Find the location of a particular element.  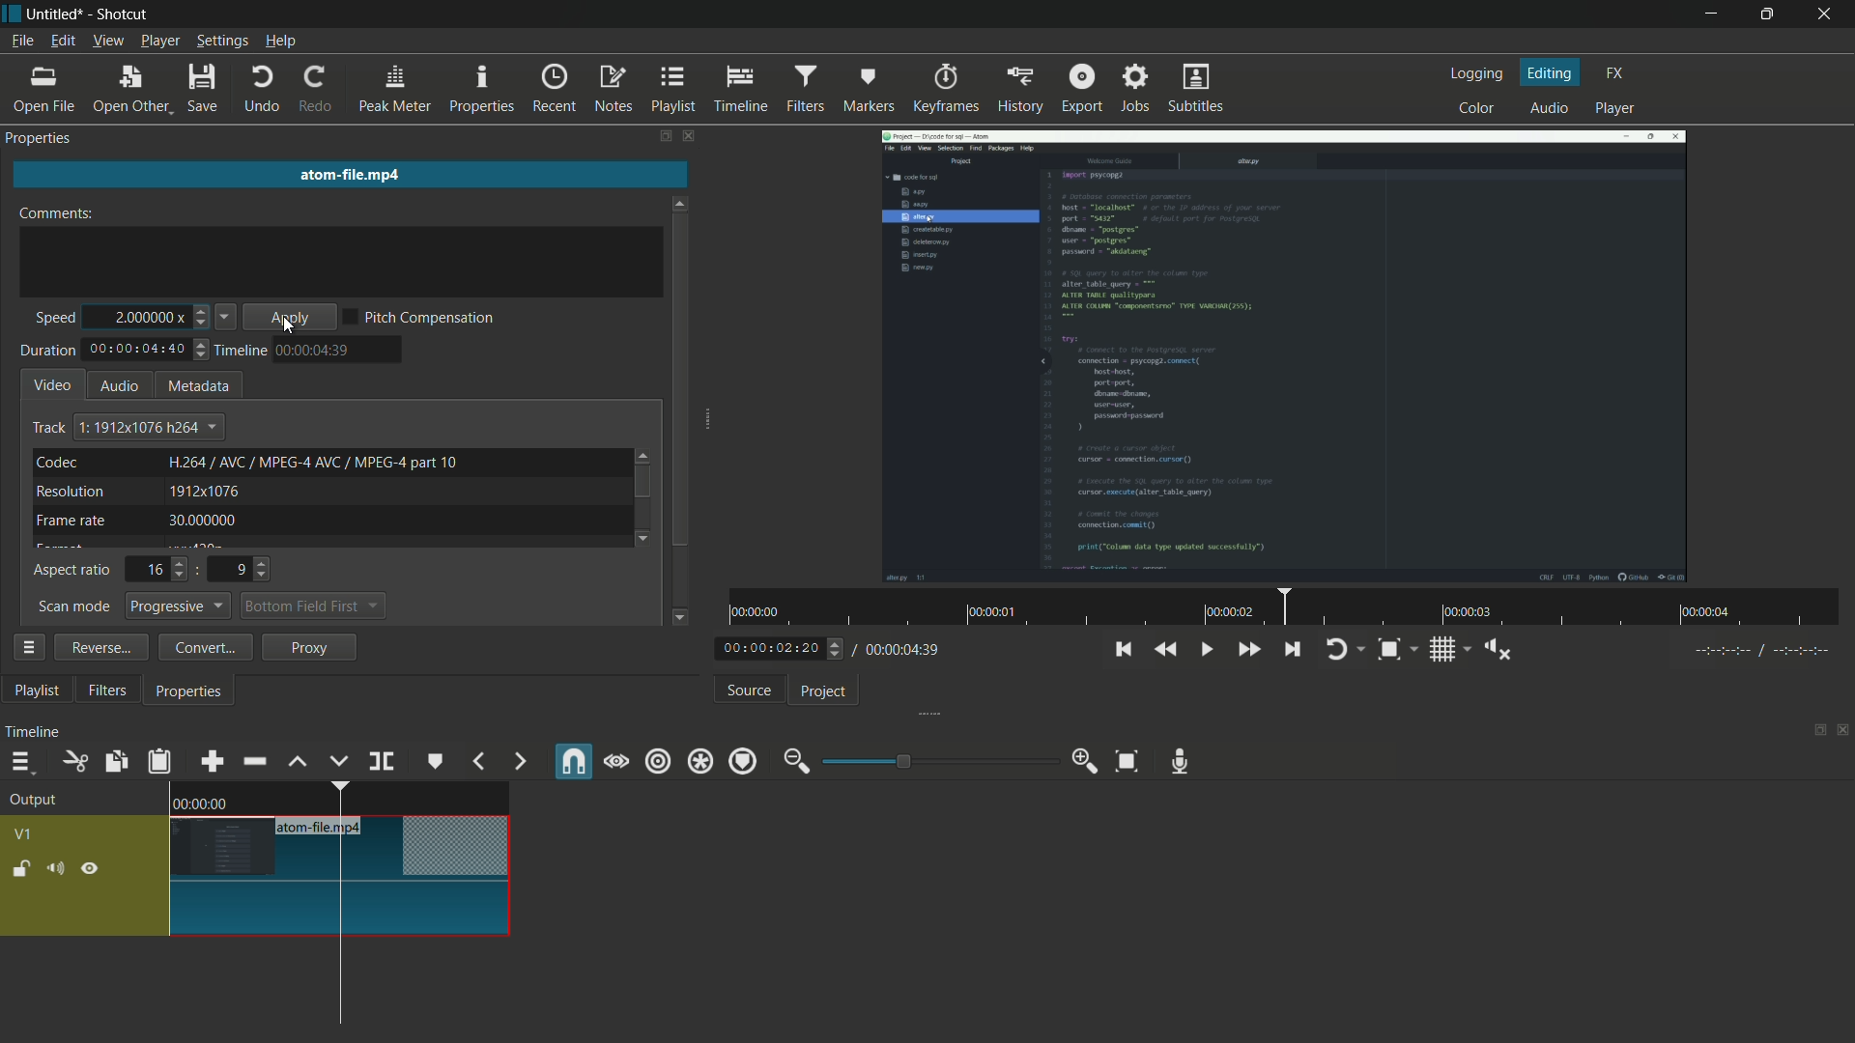

subtitles is located at coordinates (1198, 87).